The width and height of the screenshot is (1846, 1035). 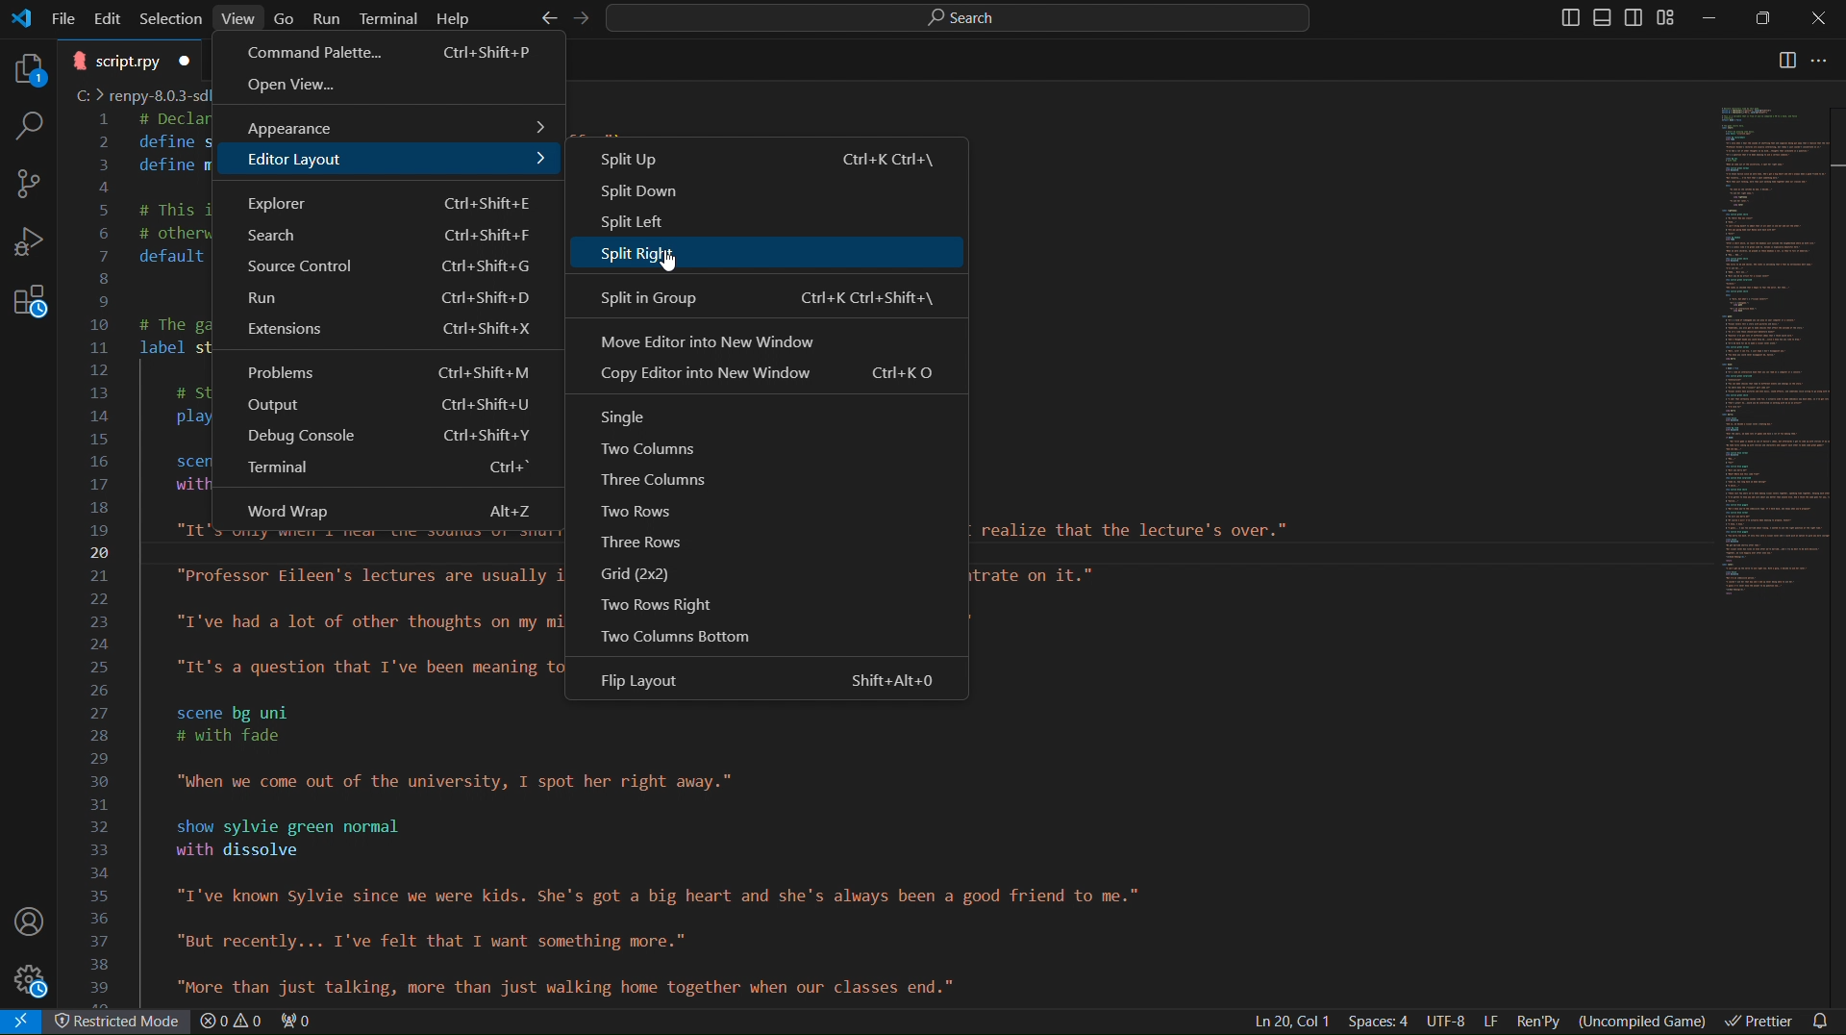 What do you see at coordinates (1672, 20) in the screenshot?
I see `Customize Layout` at bounding box center [1672, 20].